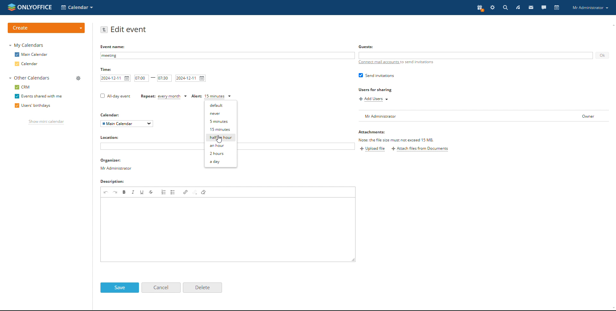  I want to click on redo, so click(116, 192).